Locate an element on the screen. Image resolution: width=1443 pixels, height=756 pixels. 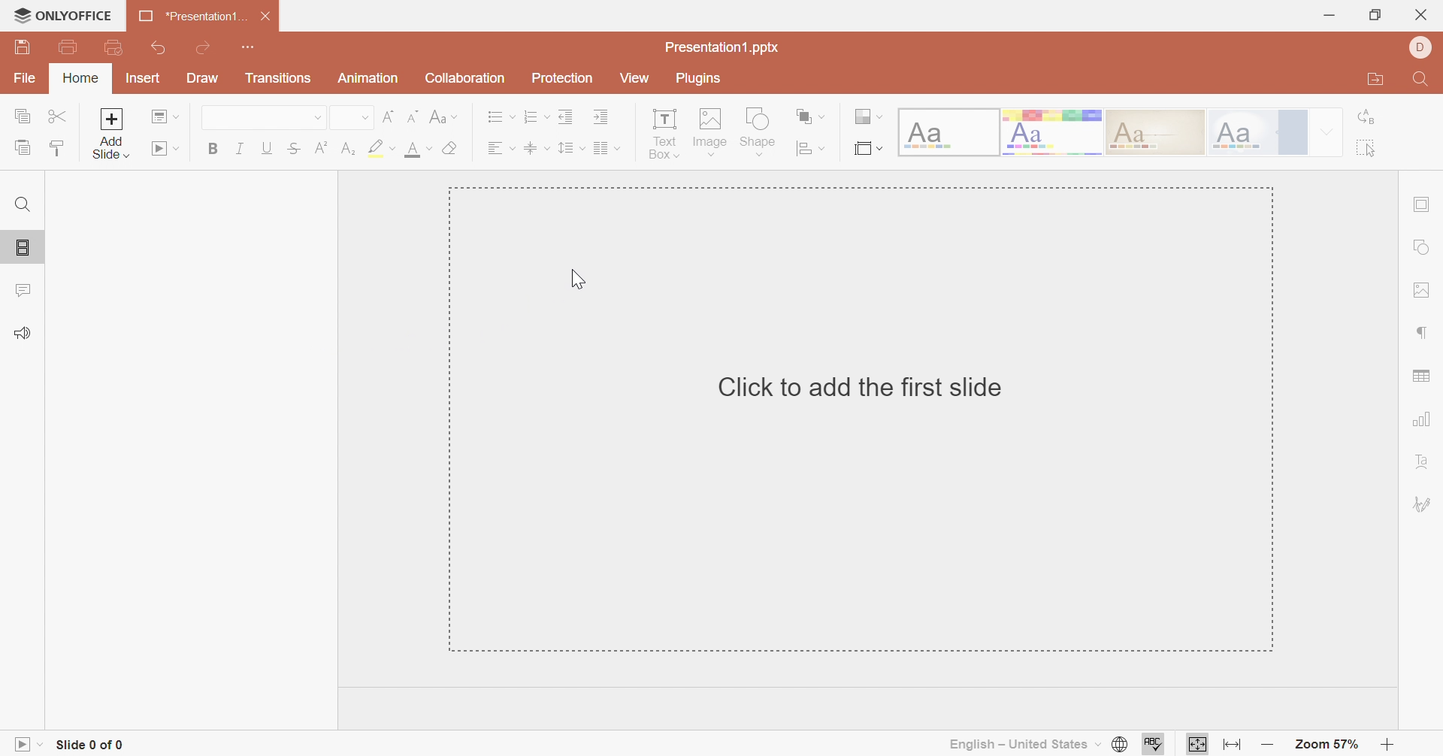
Change slide layout is located at coordinates (154, 116).